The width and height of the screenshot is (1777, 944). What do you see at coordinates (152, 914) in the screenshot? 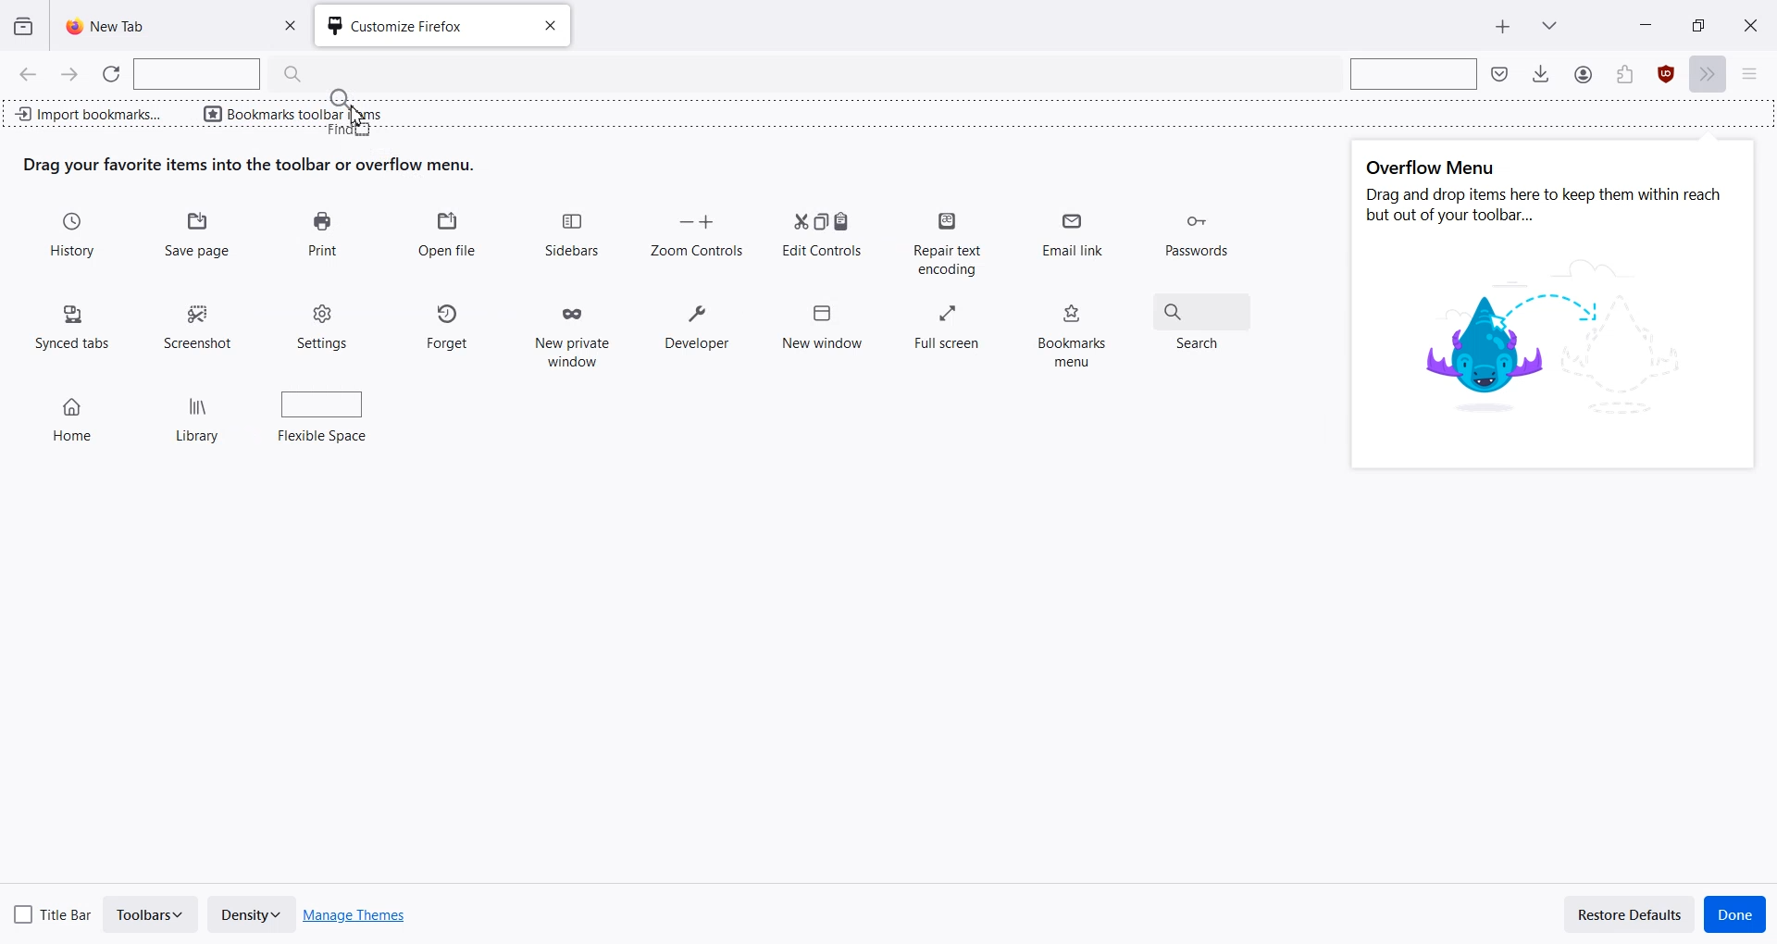
I see `Toolbars` at bounding box center [152, 914].